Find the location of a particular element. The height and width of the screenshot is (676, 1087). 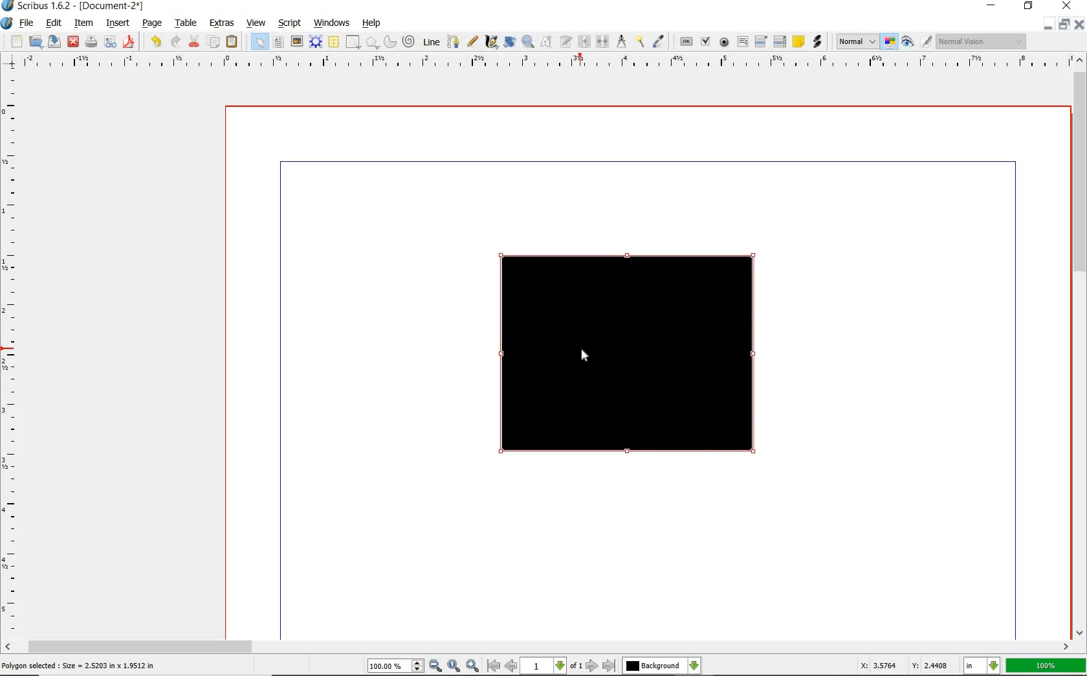

file is located at coordinates (27, 25).